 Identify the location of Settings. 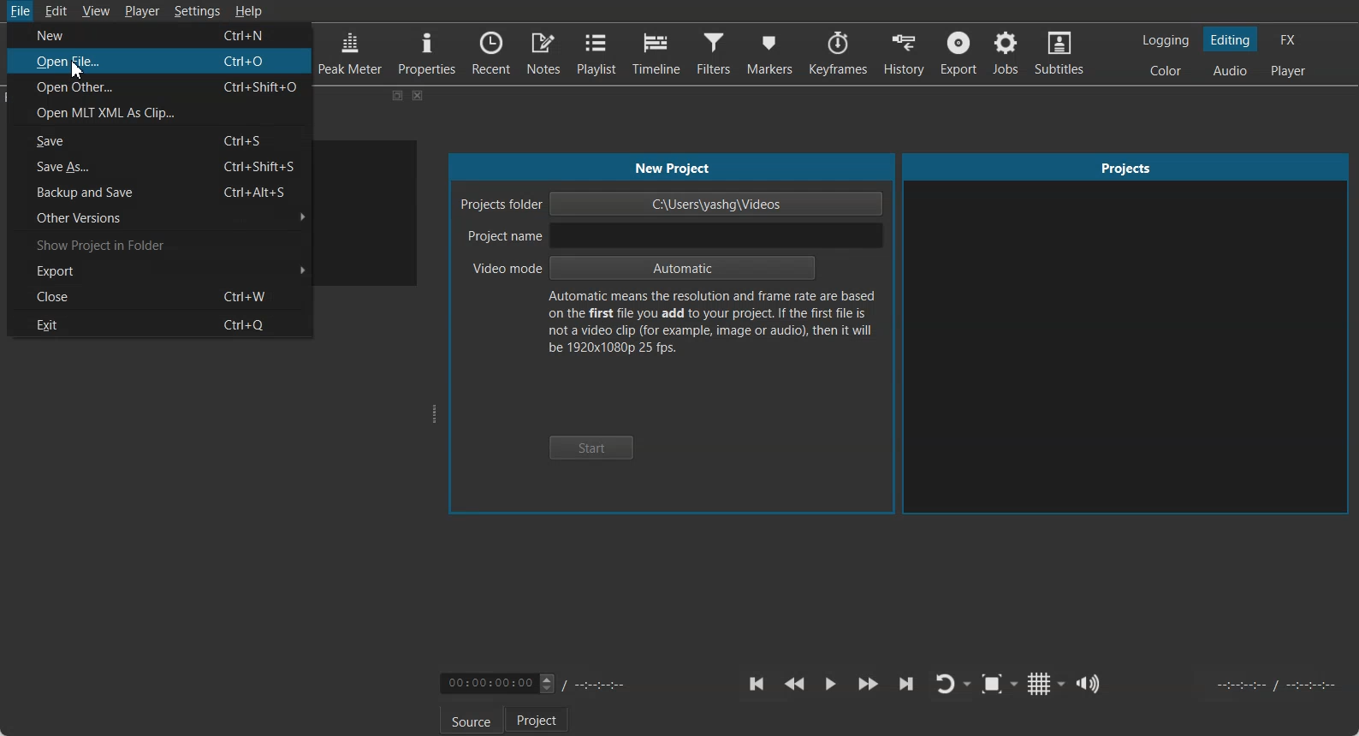
(198, 11).